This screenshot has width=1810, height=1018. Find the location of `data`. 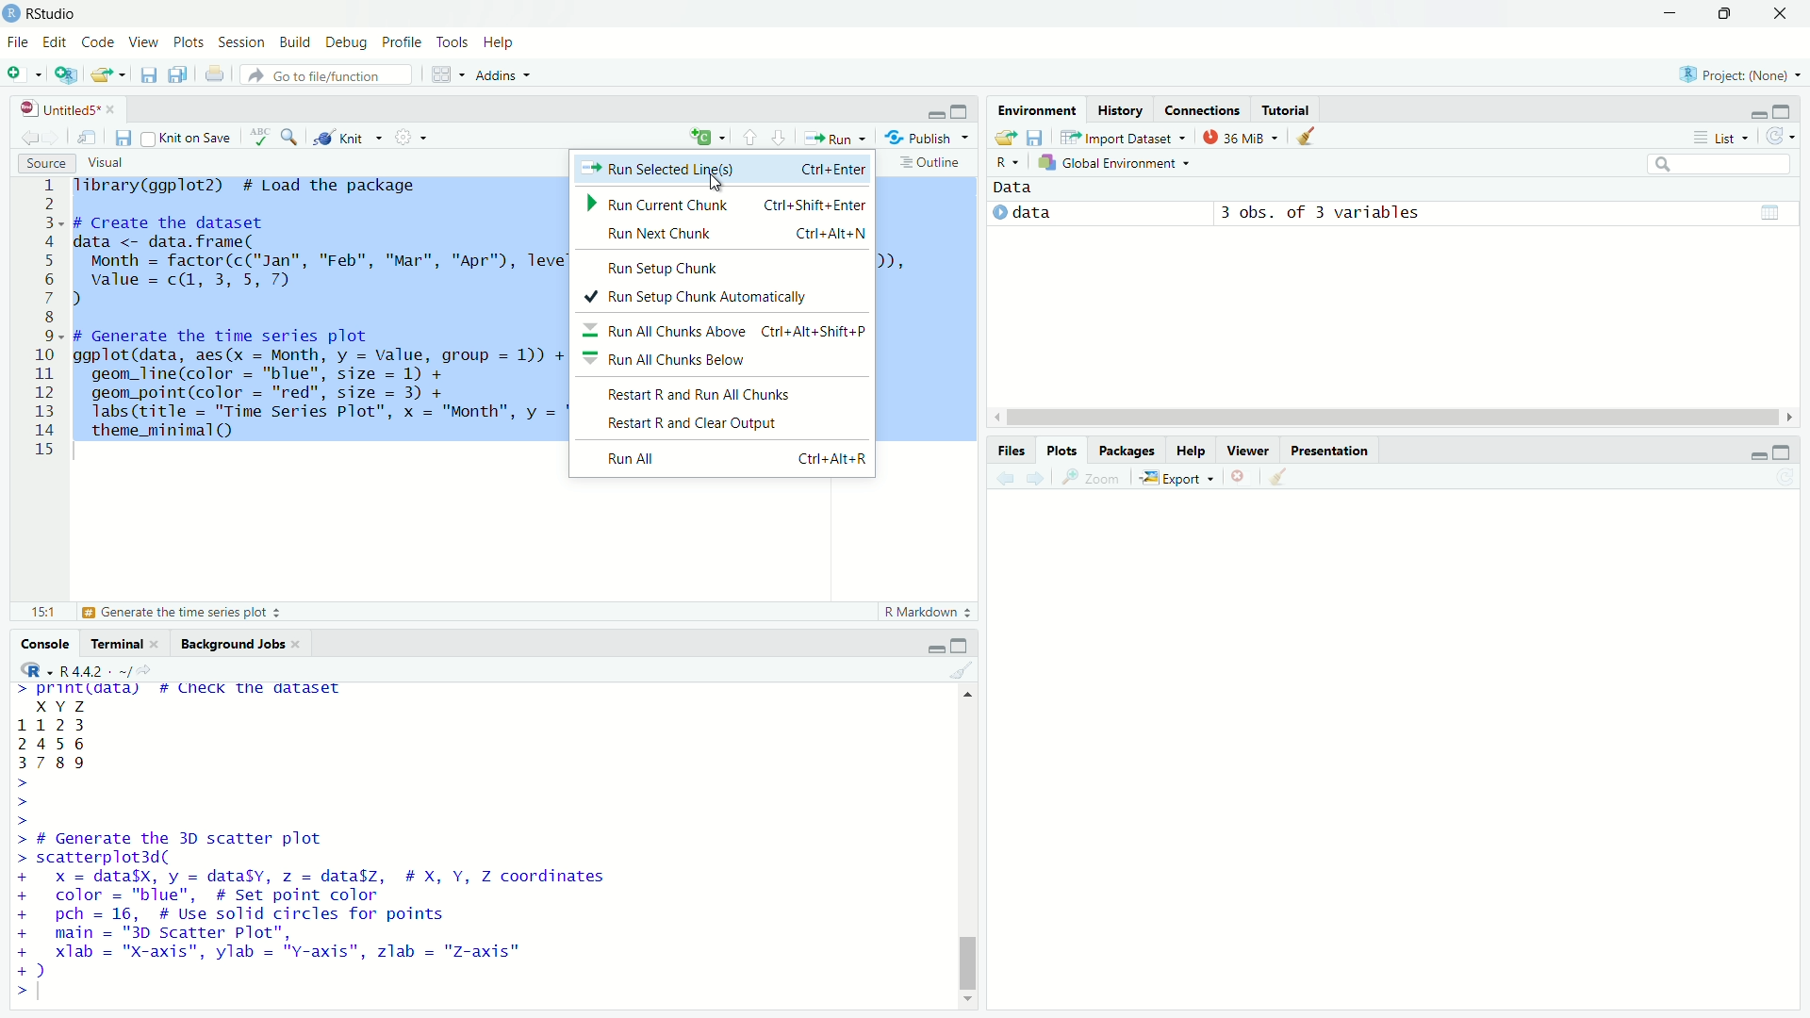

data is located at coordinates (1075, 213).